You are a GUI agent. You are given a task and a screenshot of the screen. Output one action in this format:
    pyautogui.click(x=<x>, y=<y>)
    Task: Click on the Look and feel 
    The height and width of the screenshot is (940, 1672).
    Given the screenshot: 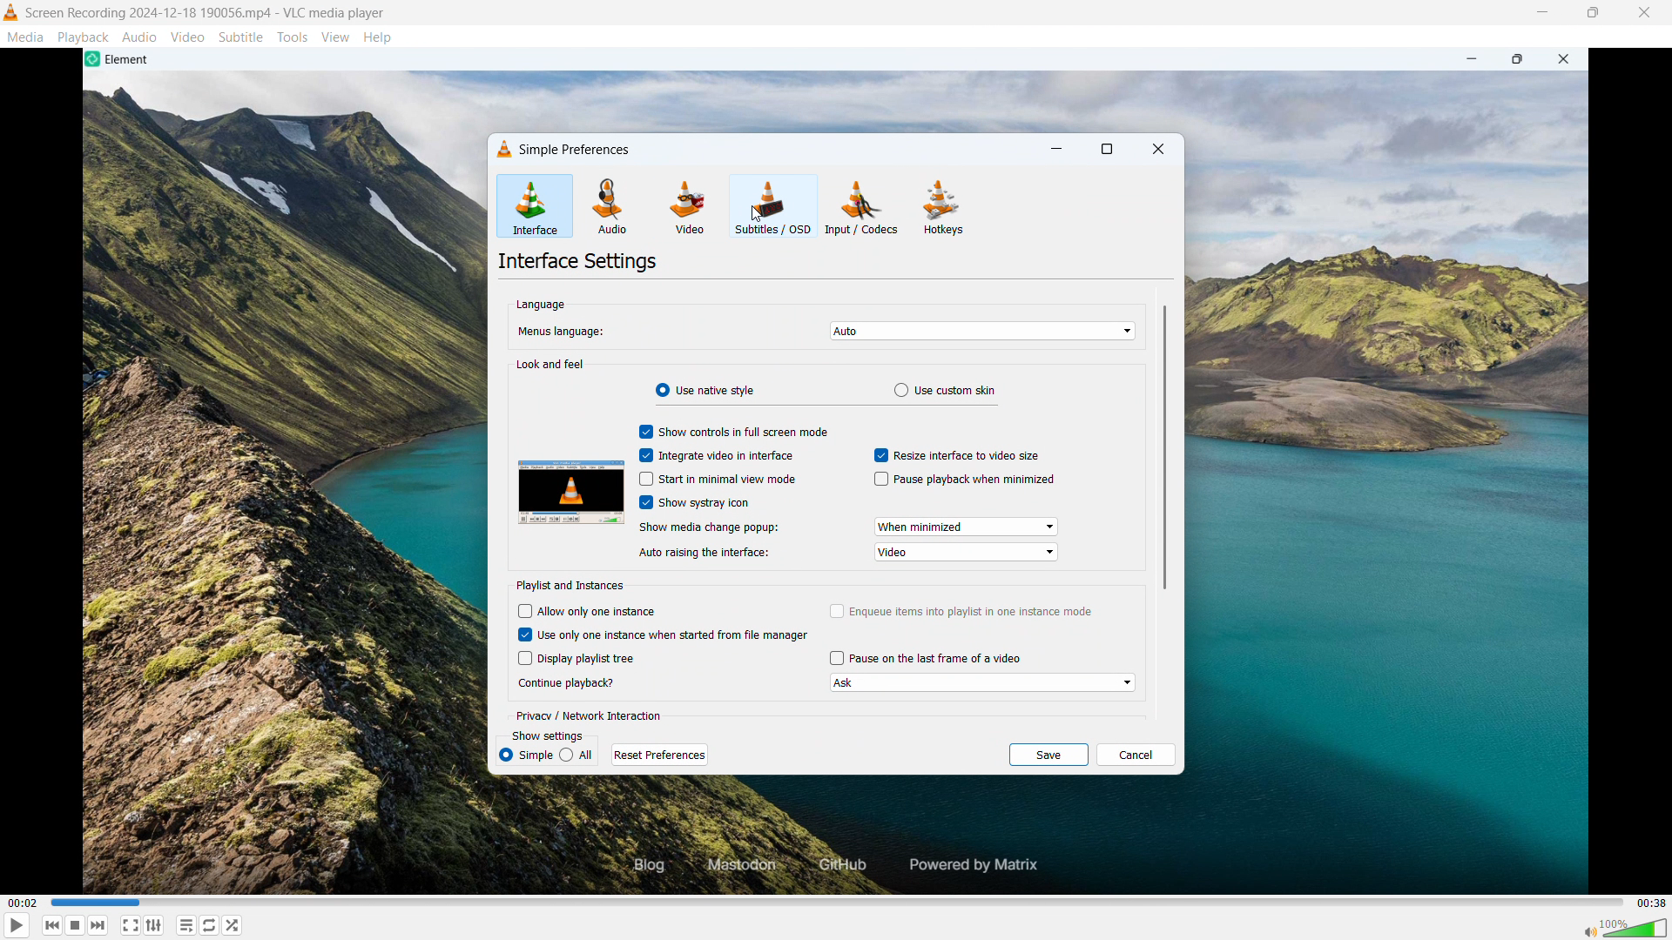 What is the action you would take?
    pyautogui.click(x=549, y=365)
    